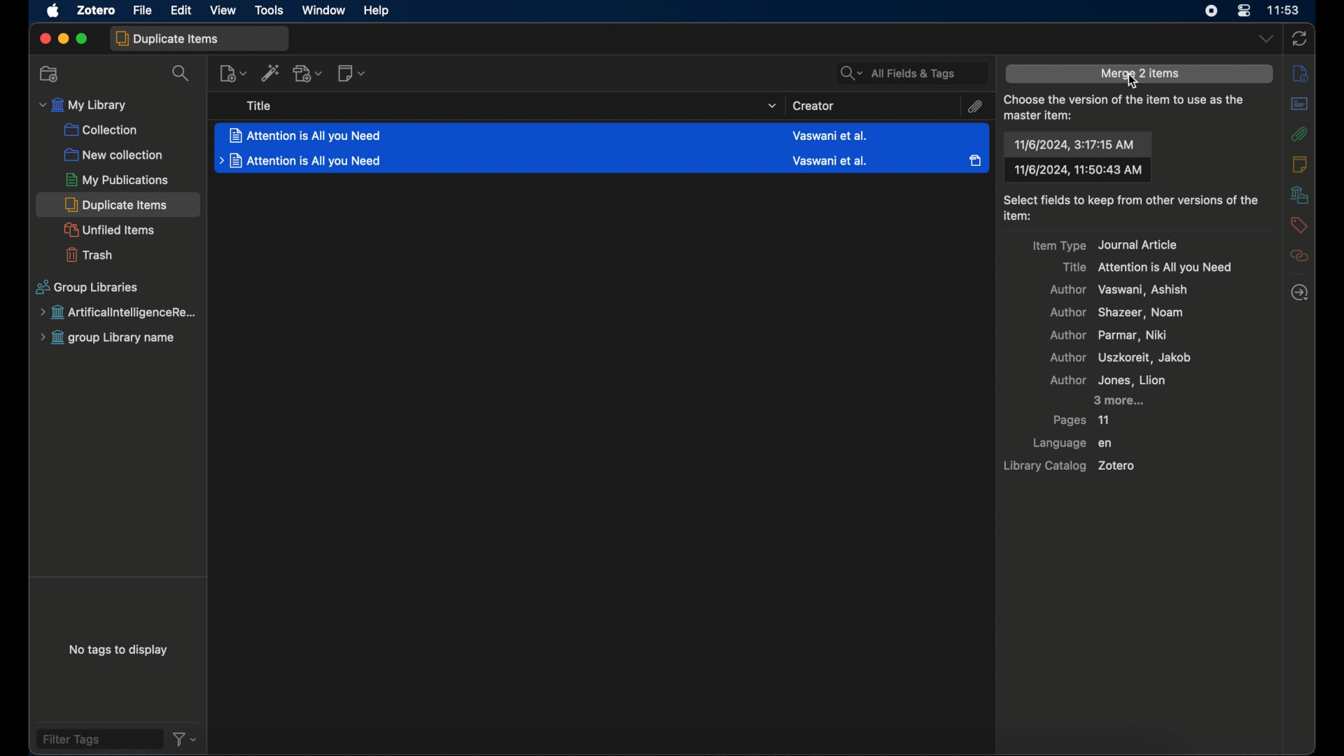  What do you see at coordinates (62, 38) in the screenshot?
I see `minimize` at bounding box center [62, 38].